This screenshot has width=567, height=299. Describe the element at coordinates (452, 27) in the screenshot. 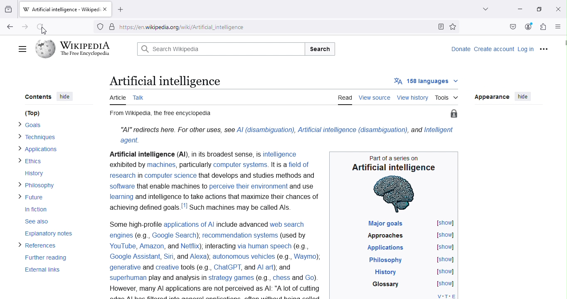

I see `Bookmark` at that location.